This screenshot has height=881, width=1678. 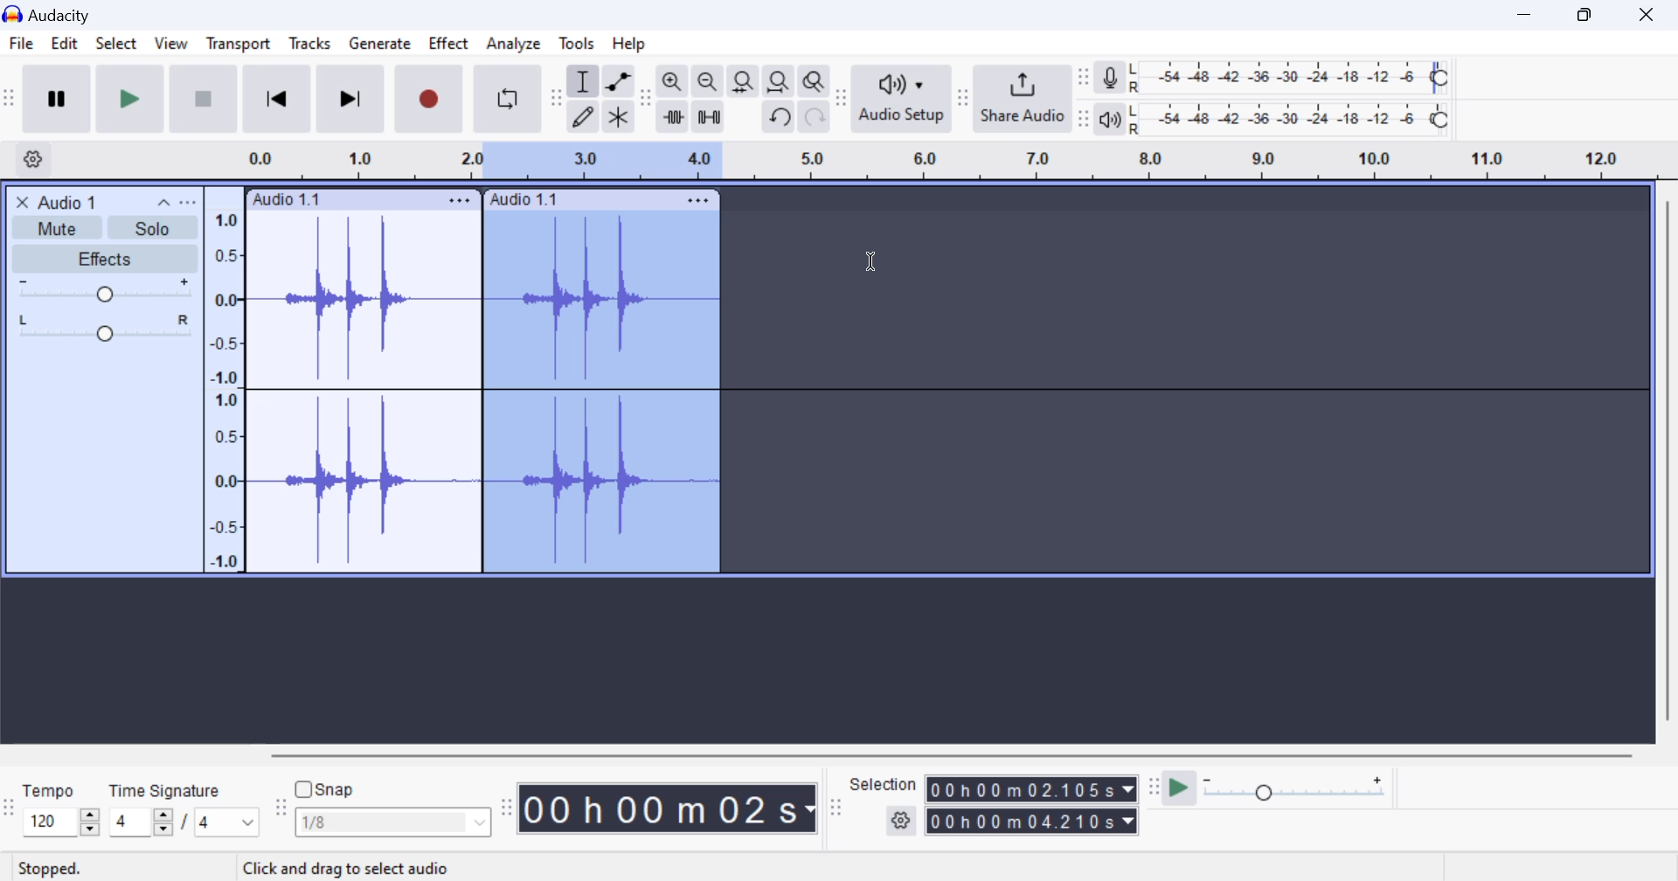 What do you see at coordinates (876, 265) in the screenshot?
I see `Cursor Position AFTER_LAST_ACTION` at bounding box center [876, 265].